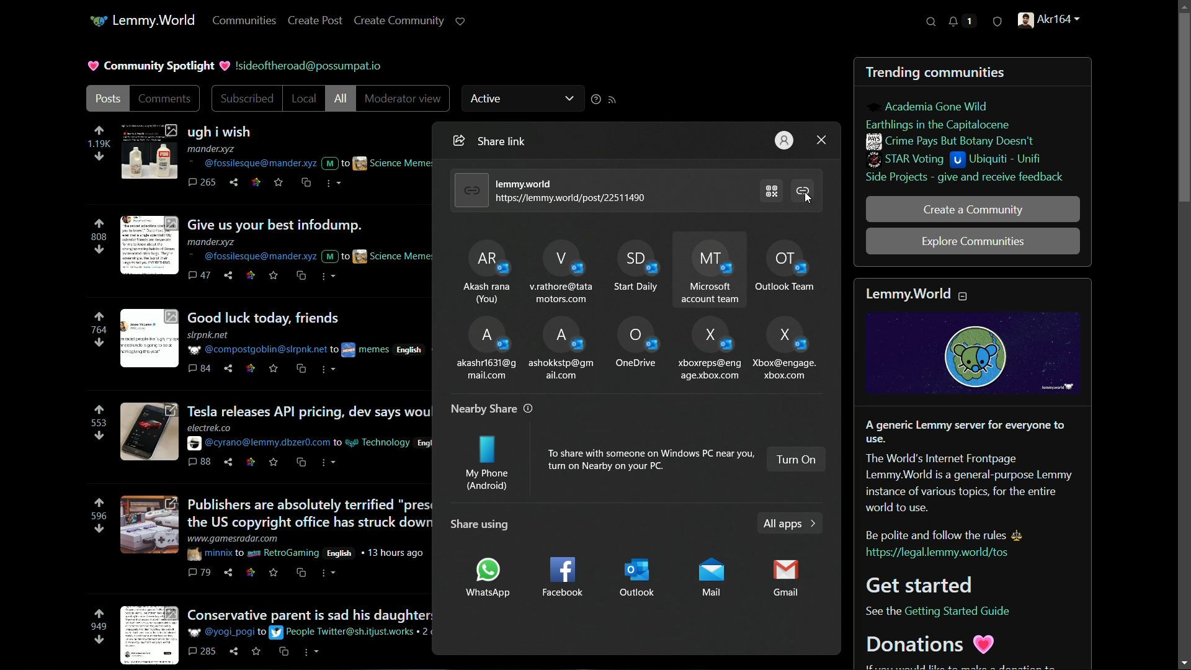 Image resolution: width=1191 pixels, height=670 pixels. What do you see at coordinates (248, 100) in the screenshot?
I see `subscribed` at bounding box center [248, 100].